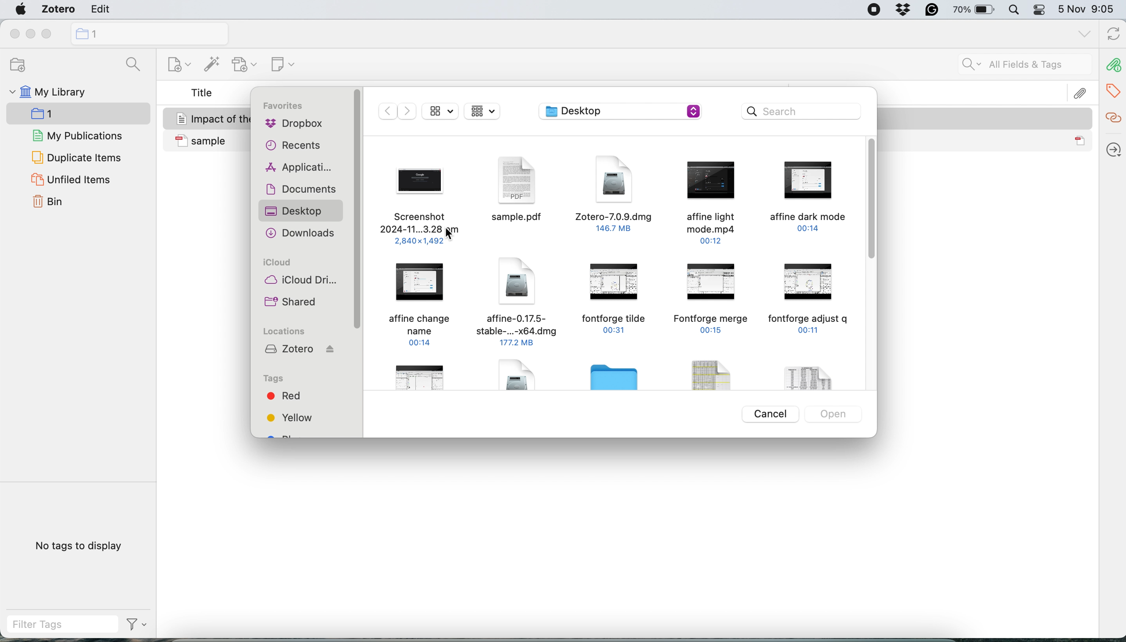 The height and width of the screenshot is (642, 1126). Describe the element at coordinates (905, 11) in the screenshot. I see `dropbox` at that location.